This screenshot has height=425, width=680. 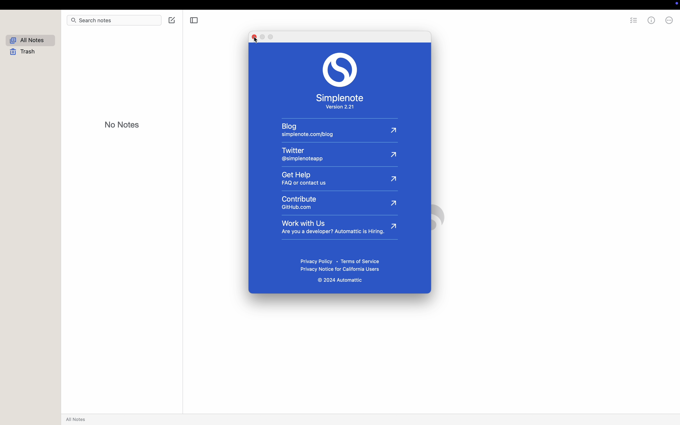 What do you see at coordinates (10, 4) in the screenshot?
I see `Apple icon` at bounding box center [10, 4].